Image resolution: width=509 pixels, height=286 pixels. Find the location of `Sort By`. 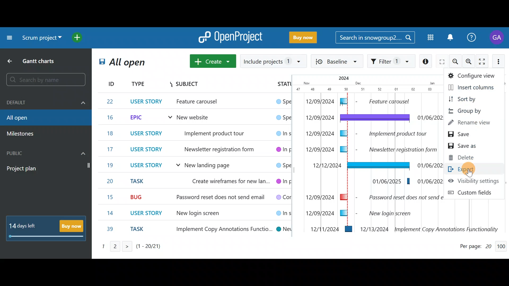

Sort By is located at coordinates (467, 99).